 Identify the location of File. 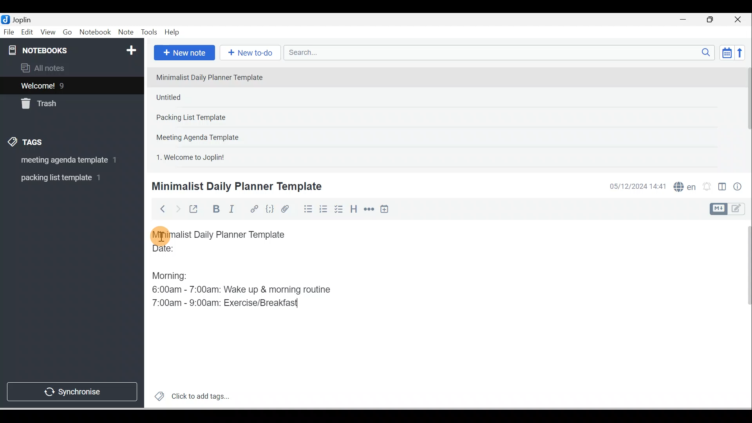
(9, 31).